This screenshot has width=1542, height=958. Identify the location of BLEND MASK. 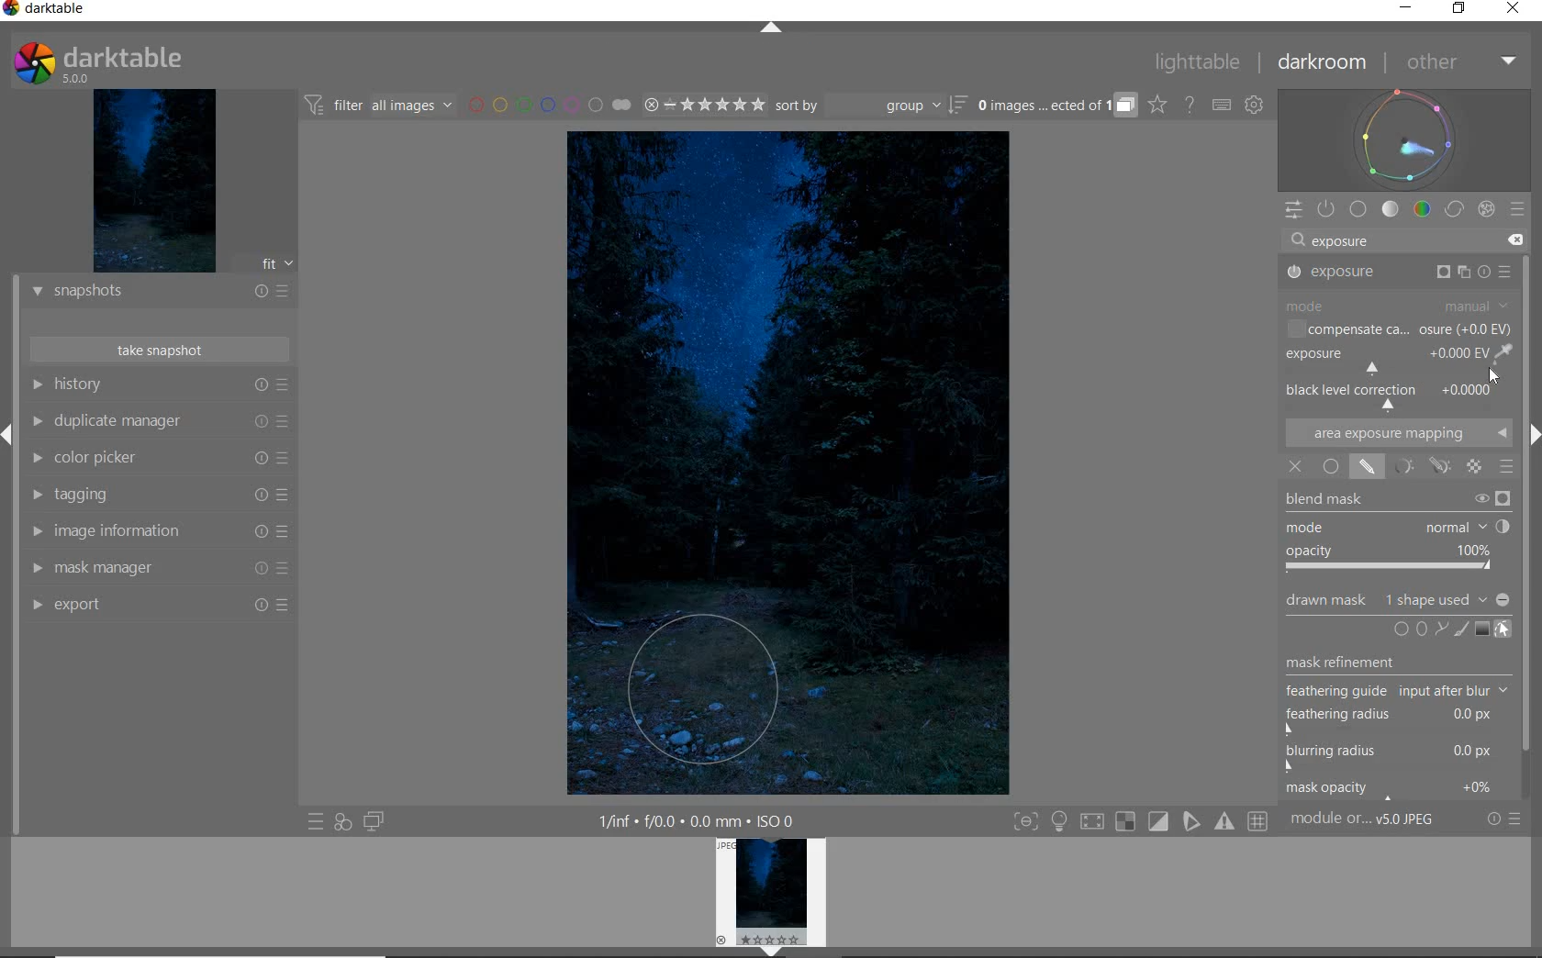
(1400, 530).